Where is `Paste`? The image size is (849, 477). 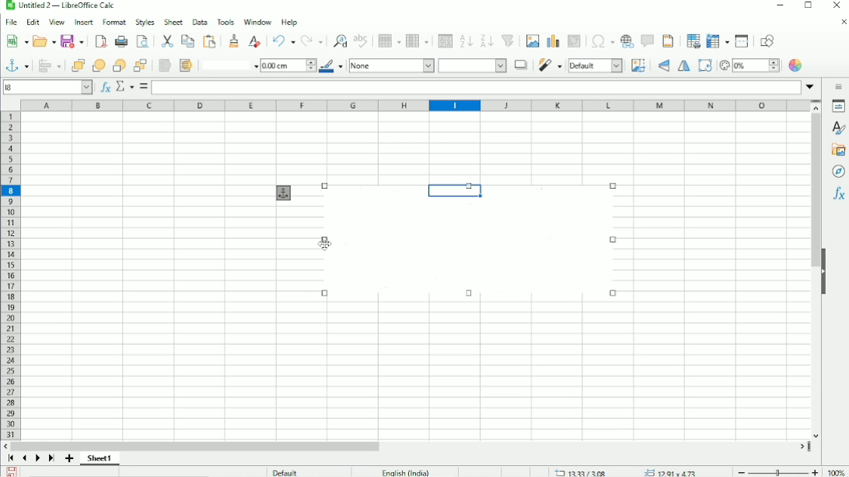 Paste is located at coordinates (211, 41).